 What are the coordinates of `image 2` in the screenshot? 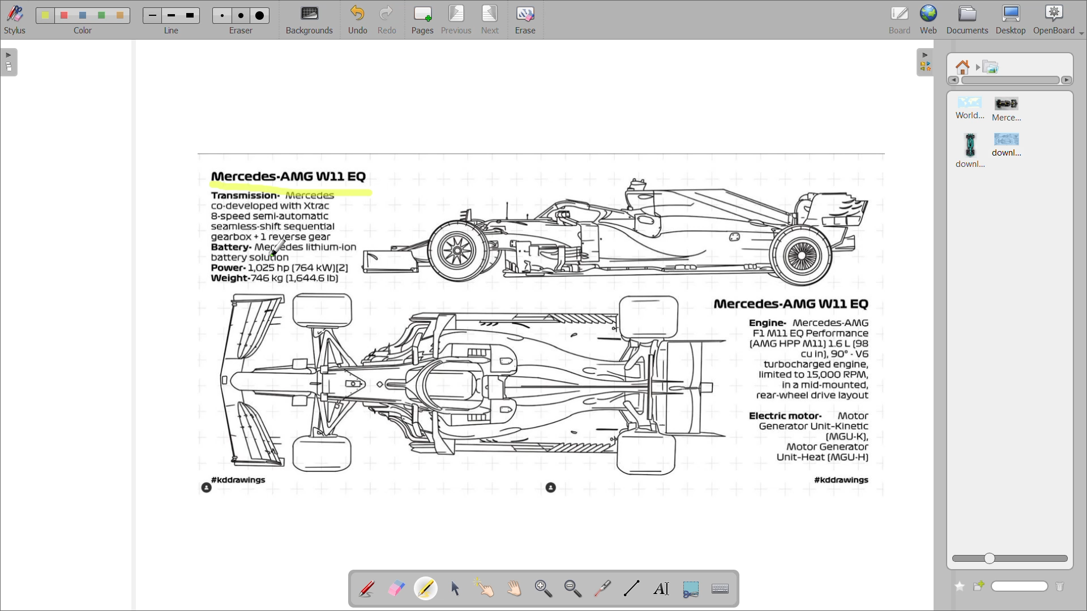 It's located at (1007, 111).